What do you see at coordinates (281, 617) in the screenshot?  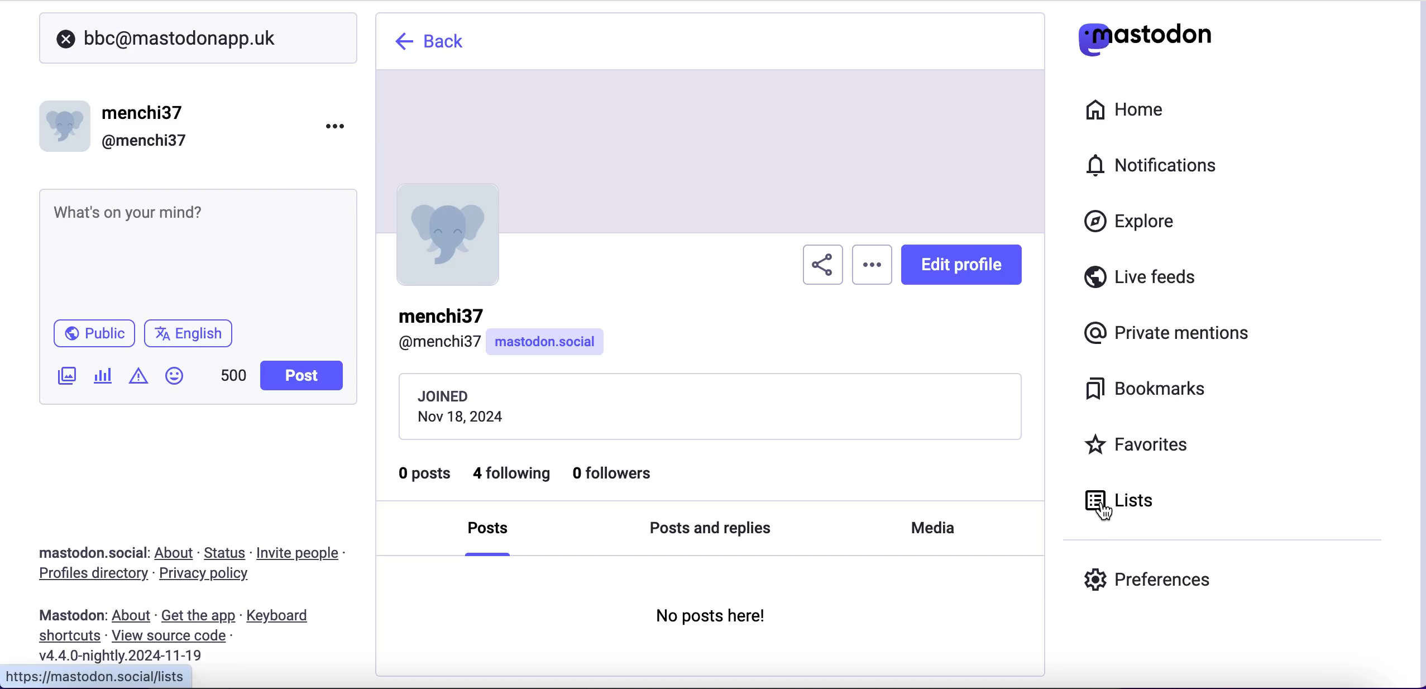 I see `keyboard` at bounding box center [281, 617].